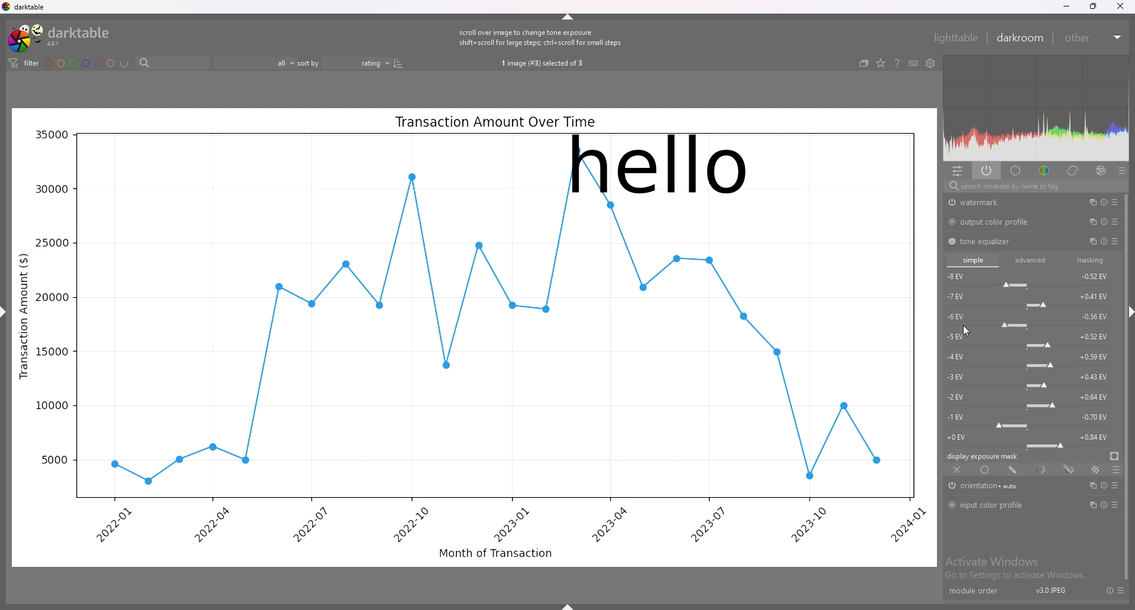 The height and width of the screenshot is (610, 1135). I want to click on sort by, so click(310, 63).